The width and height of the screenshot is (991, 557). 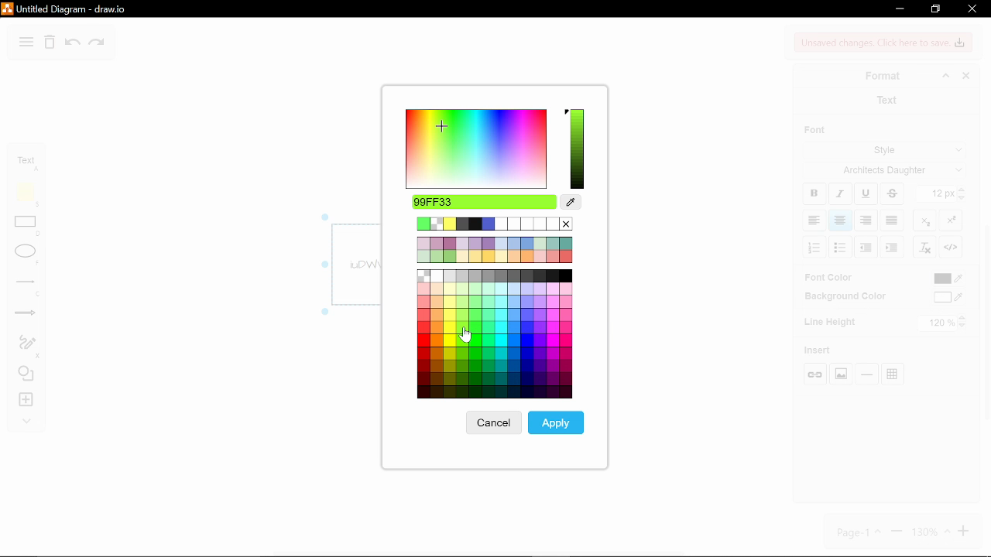 What do you see at coordinates (578, 147) in the screenshot?
I see `selected color spectrum` at bounding box center [578, 147].